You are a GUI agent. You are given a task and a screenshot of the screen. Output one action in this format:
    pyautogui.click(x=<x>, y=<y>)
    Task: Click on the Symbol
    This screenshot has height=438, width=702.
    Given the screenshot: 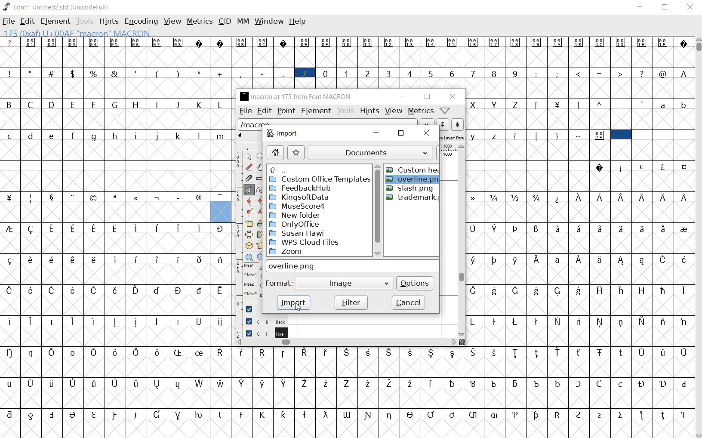 What is the action you would take?
    pyautogui.click(x=200, y=383)
    